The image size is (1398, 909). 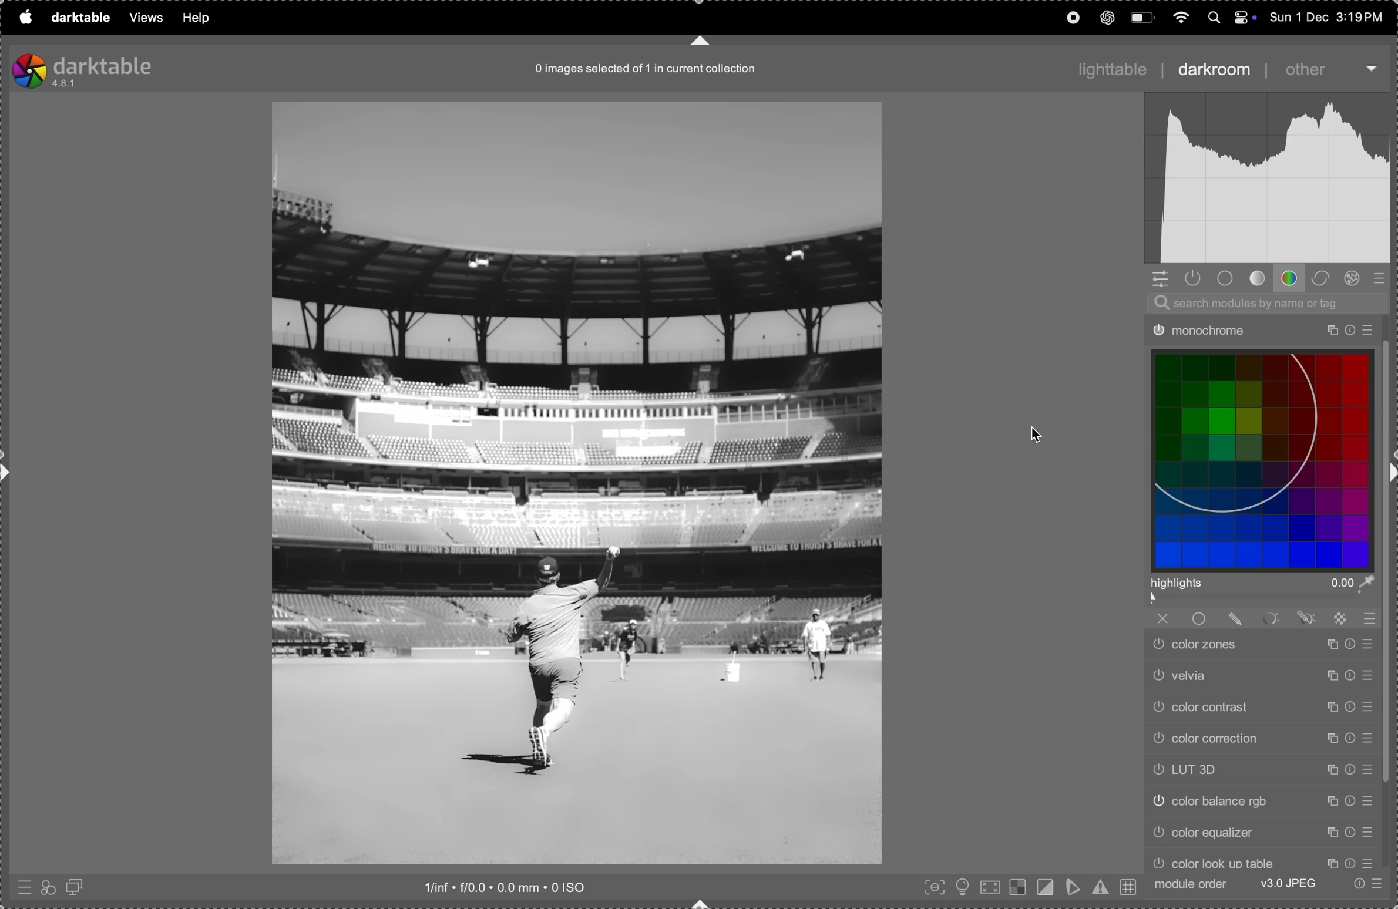 What do you see at coordinates (964, 886) in the screenshot?
I see `toggle iso` at bounding box center [964, 886].